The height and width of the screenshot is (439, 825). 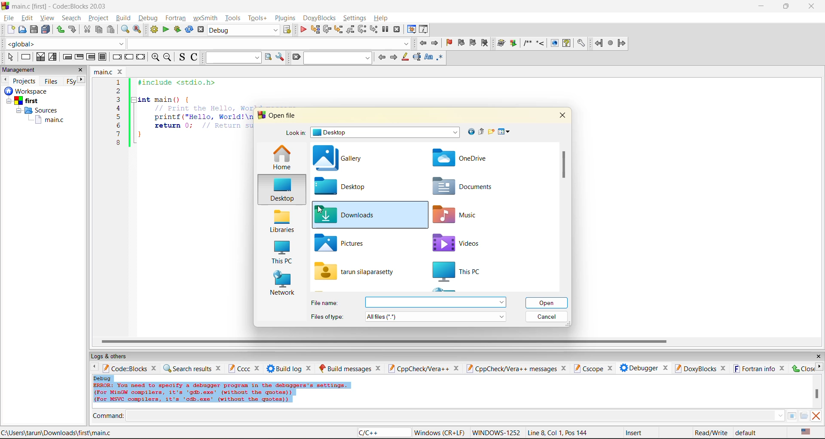 I want to click on text language, so click(x=807, y=432).